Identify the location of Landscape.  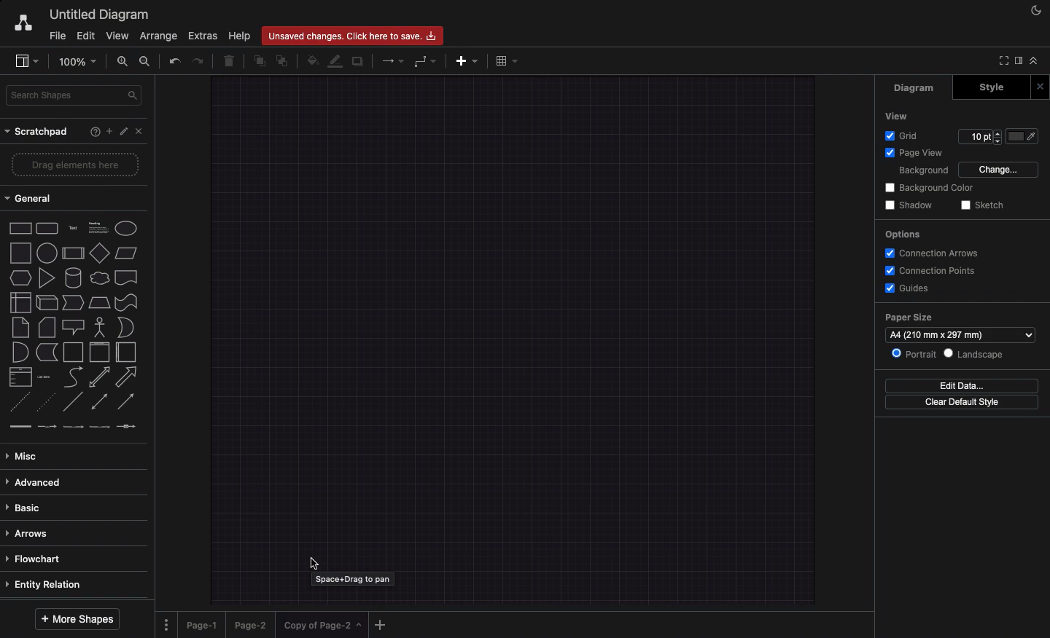
(974, 354).